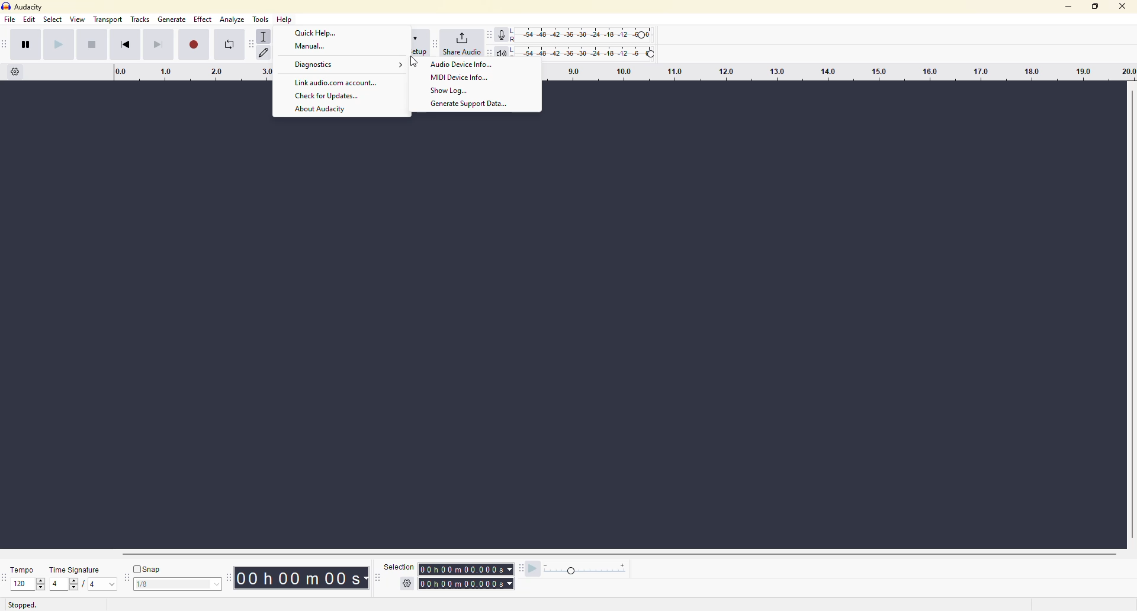 This screenshot has height=611, width=1137. I want to click on draw tool, so click(265, 52).